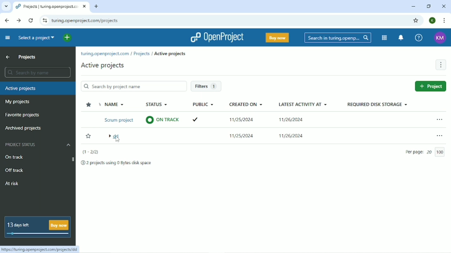 Image resolution: width=451 pixels, height=253 pixels. Describe the element at coordinates (91, 152) in the screenshot. I see `(1-2/2)` at that location.